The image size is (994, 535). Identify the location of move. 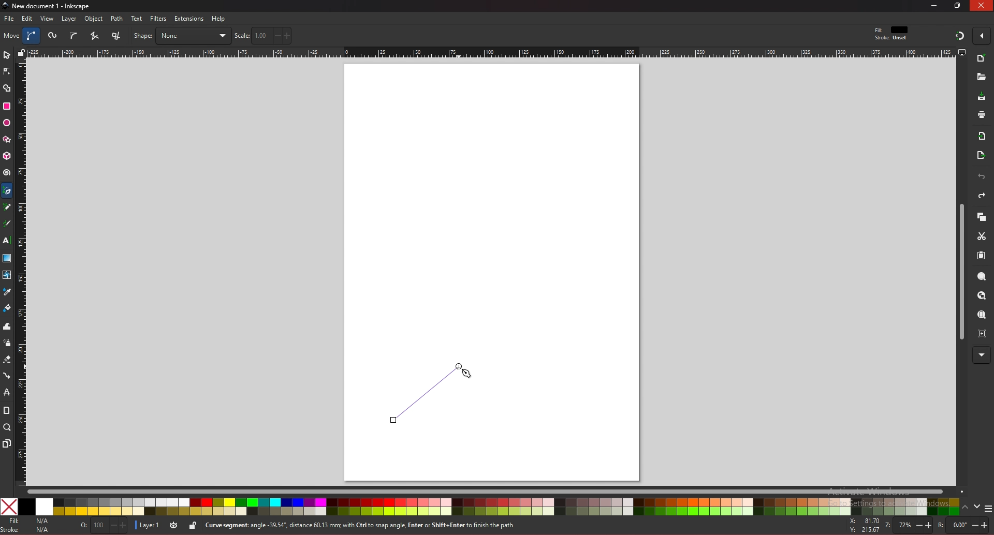
(12, 35).